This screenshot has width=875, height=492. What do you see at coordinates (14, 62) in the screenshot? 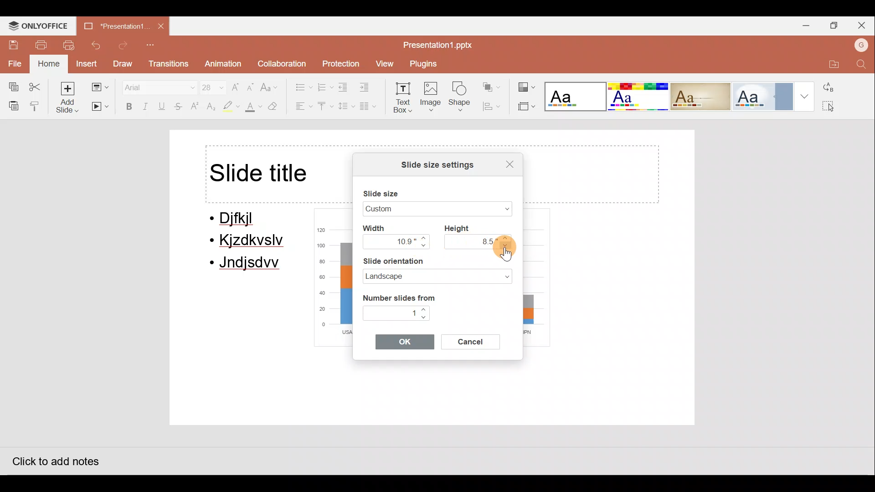
I see `File` at bounding box center [14, 62].